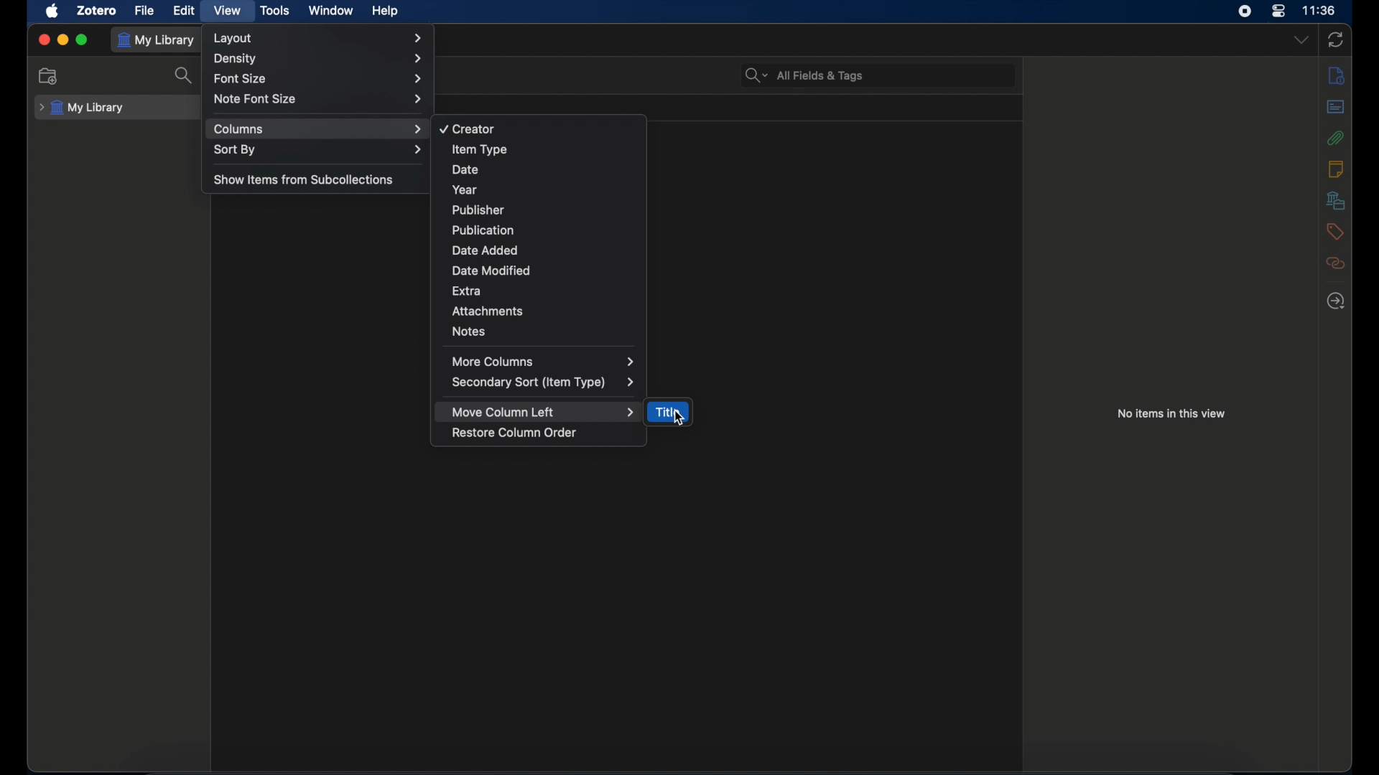 Image resolution: width=1379 pixels, height=775 pixels. I want to click on more columns, so click(544, 361).